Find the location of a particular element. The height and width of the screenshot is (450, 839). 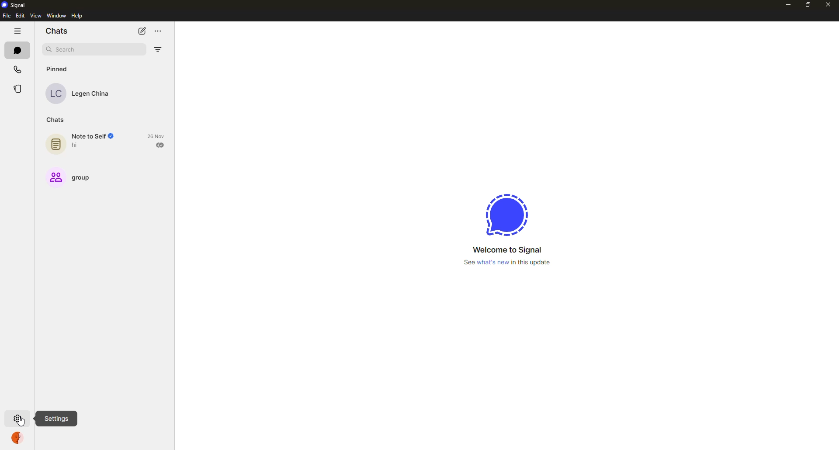

signal is located at coordinates (506, 214).